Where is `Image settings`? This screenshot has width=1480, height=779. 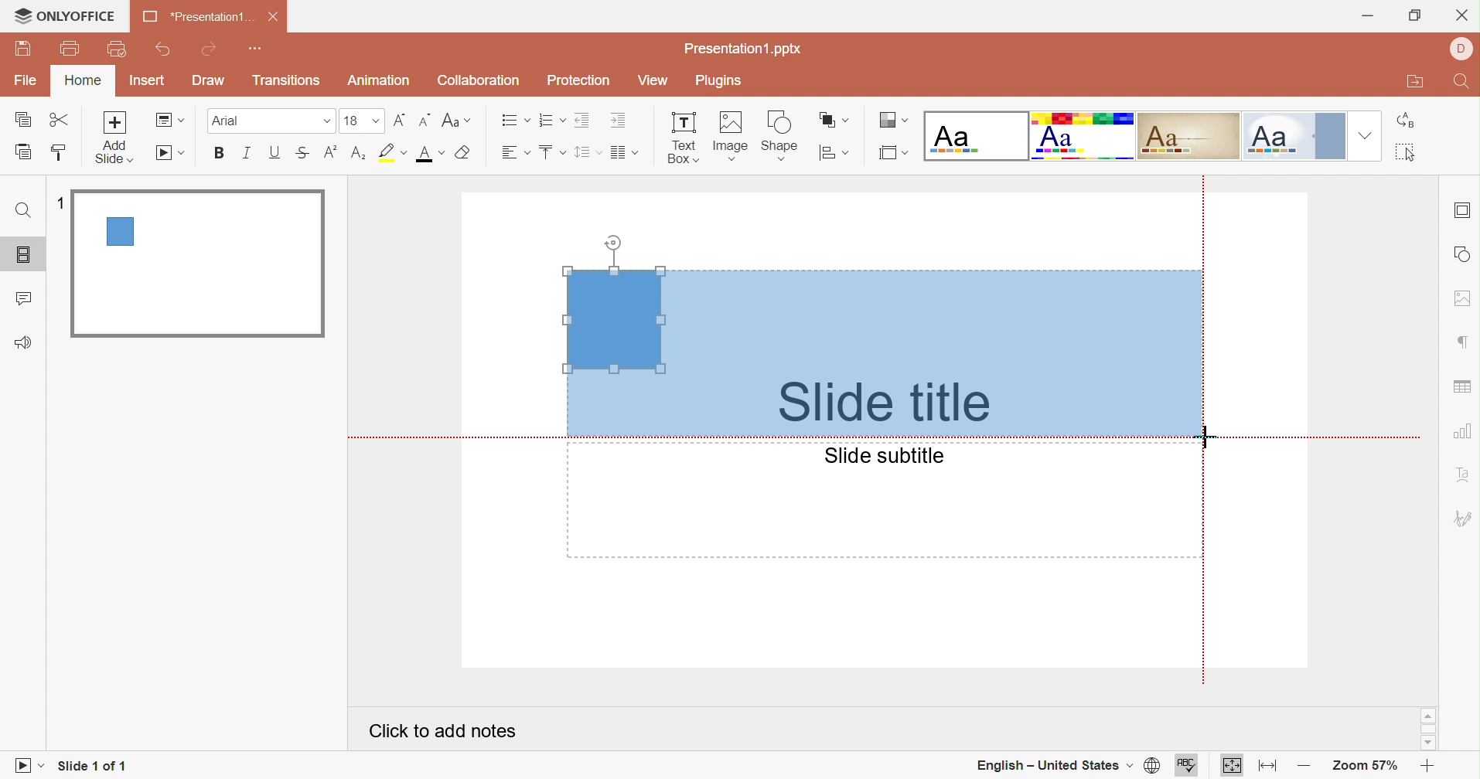 Image settings is located at coordinates (1461, 300).